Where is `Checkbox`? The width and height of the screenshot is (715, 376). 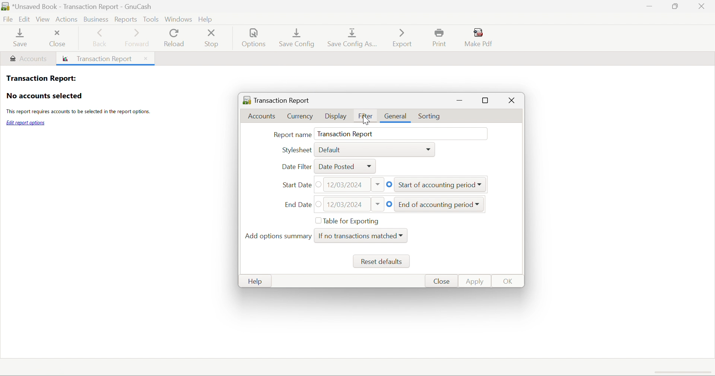 Checkbox is located at coordinates (320, 204).